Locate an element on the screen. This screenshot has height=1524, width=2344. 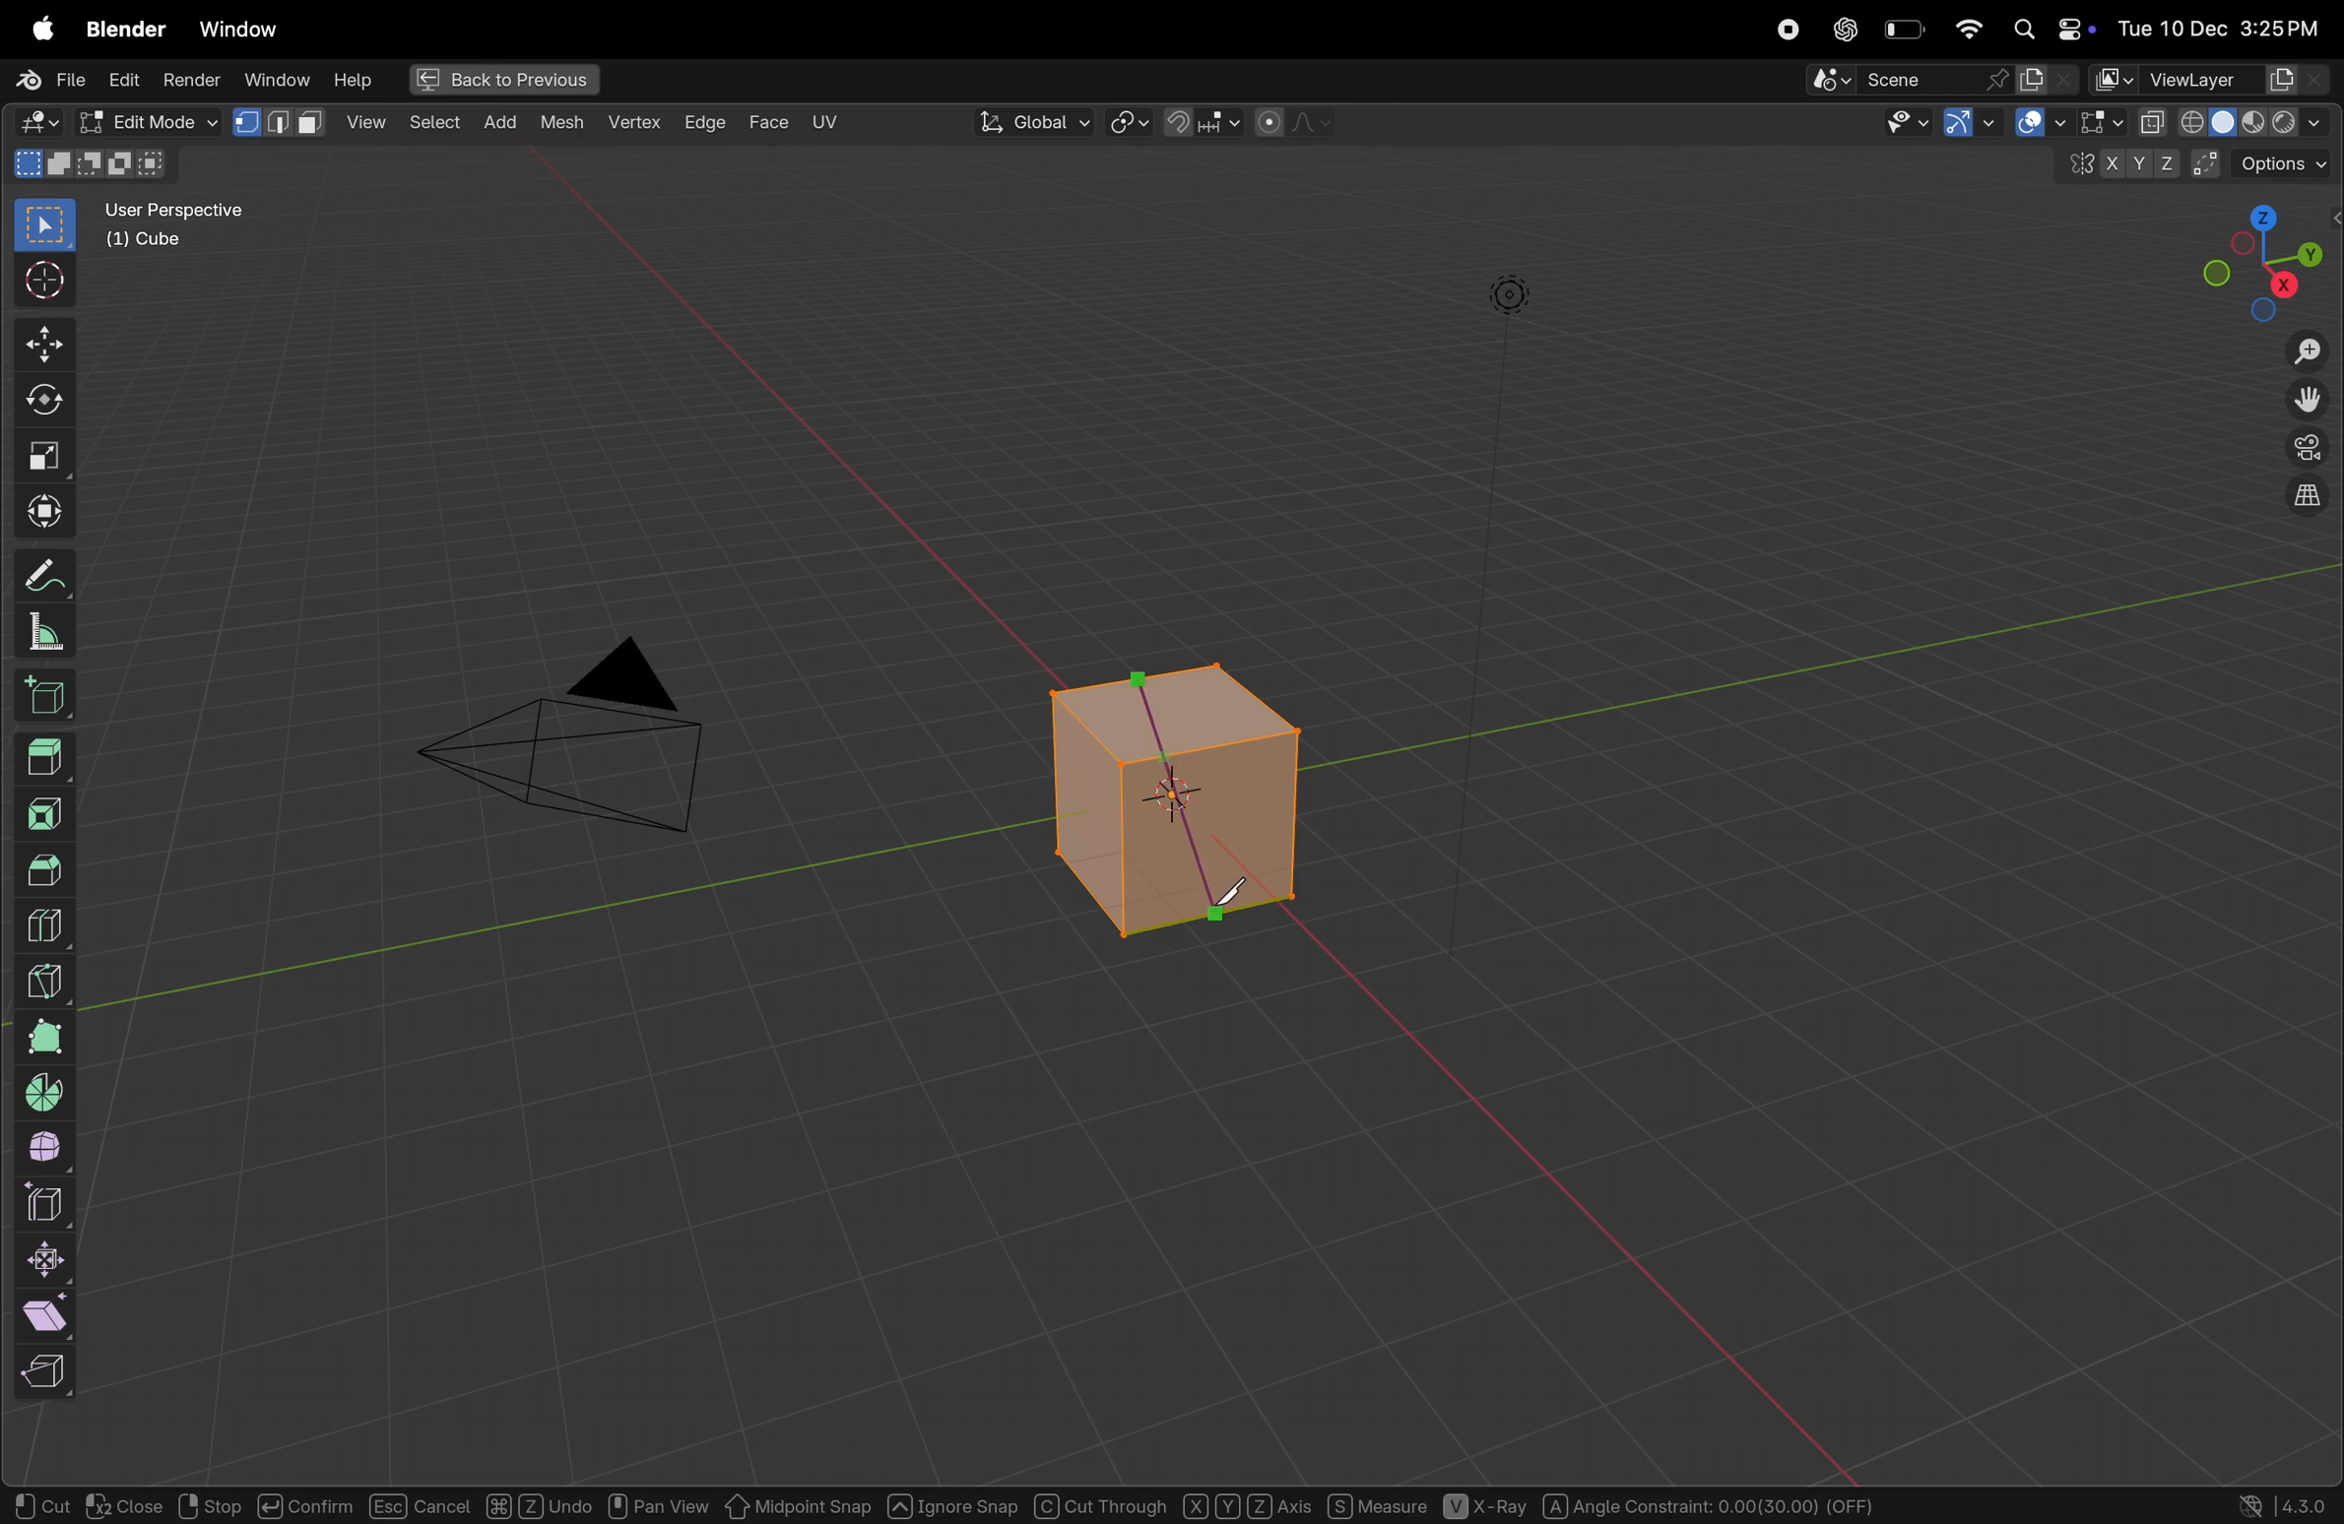
View point is located at coordinates (2265, 260).